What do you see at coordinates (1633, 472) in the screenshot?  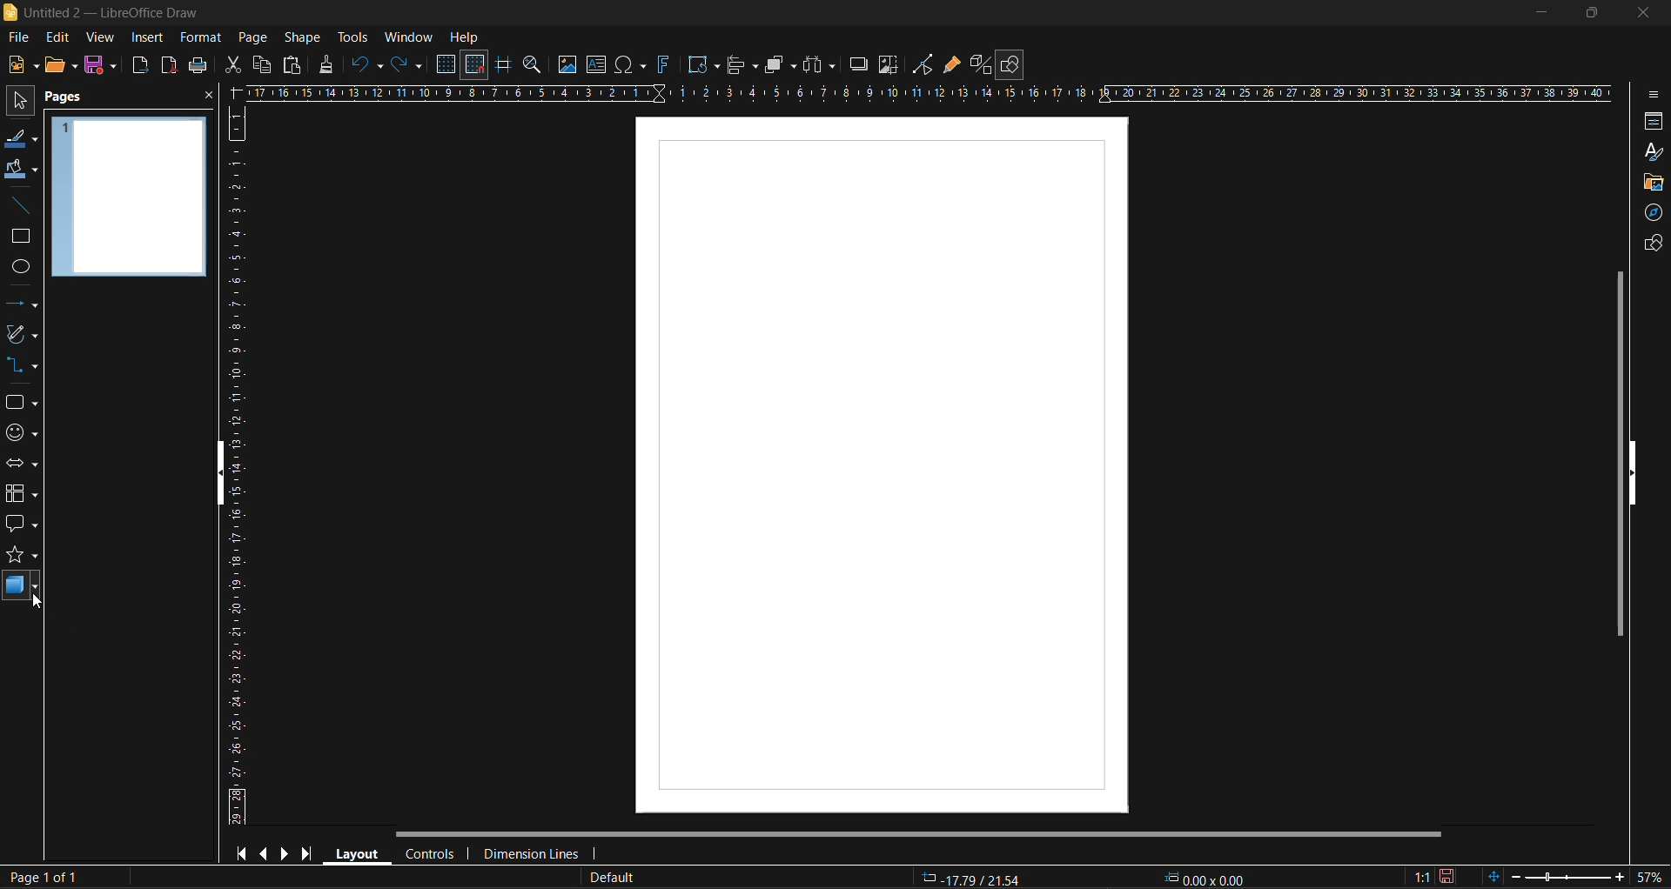 I see `hide` at bounding box center [1633, 472].